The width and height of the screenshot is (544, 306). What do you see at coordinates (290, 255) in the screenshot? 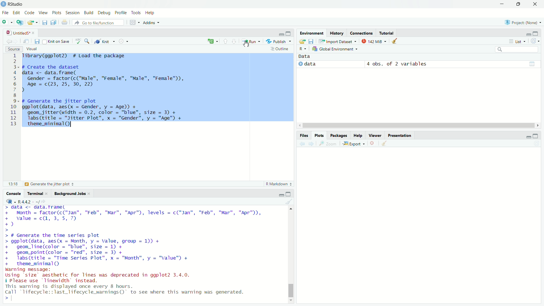
I see `scrollbar` at bounding box center [290, 255].